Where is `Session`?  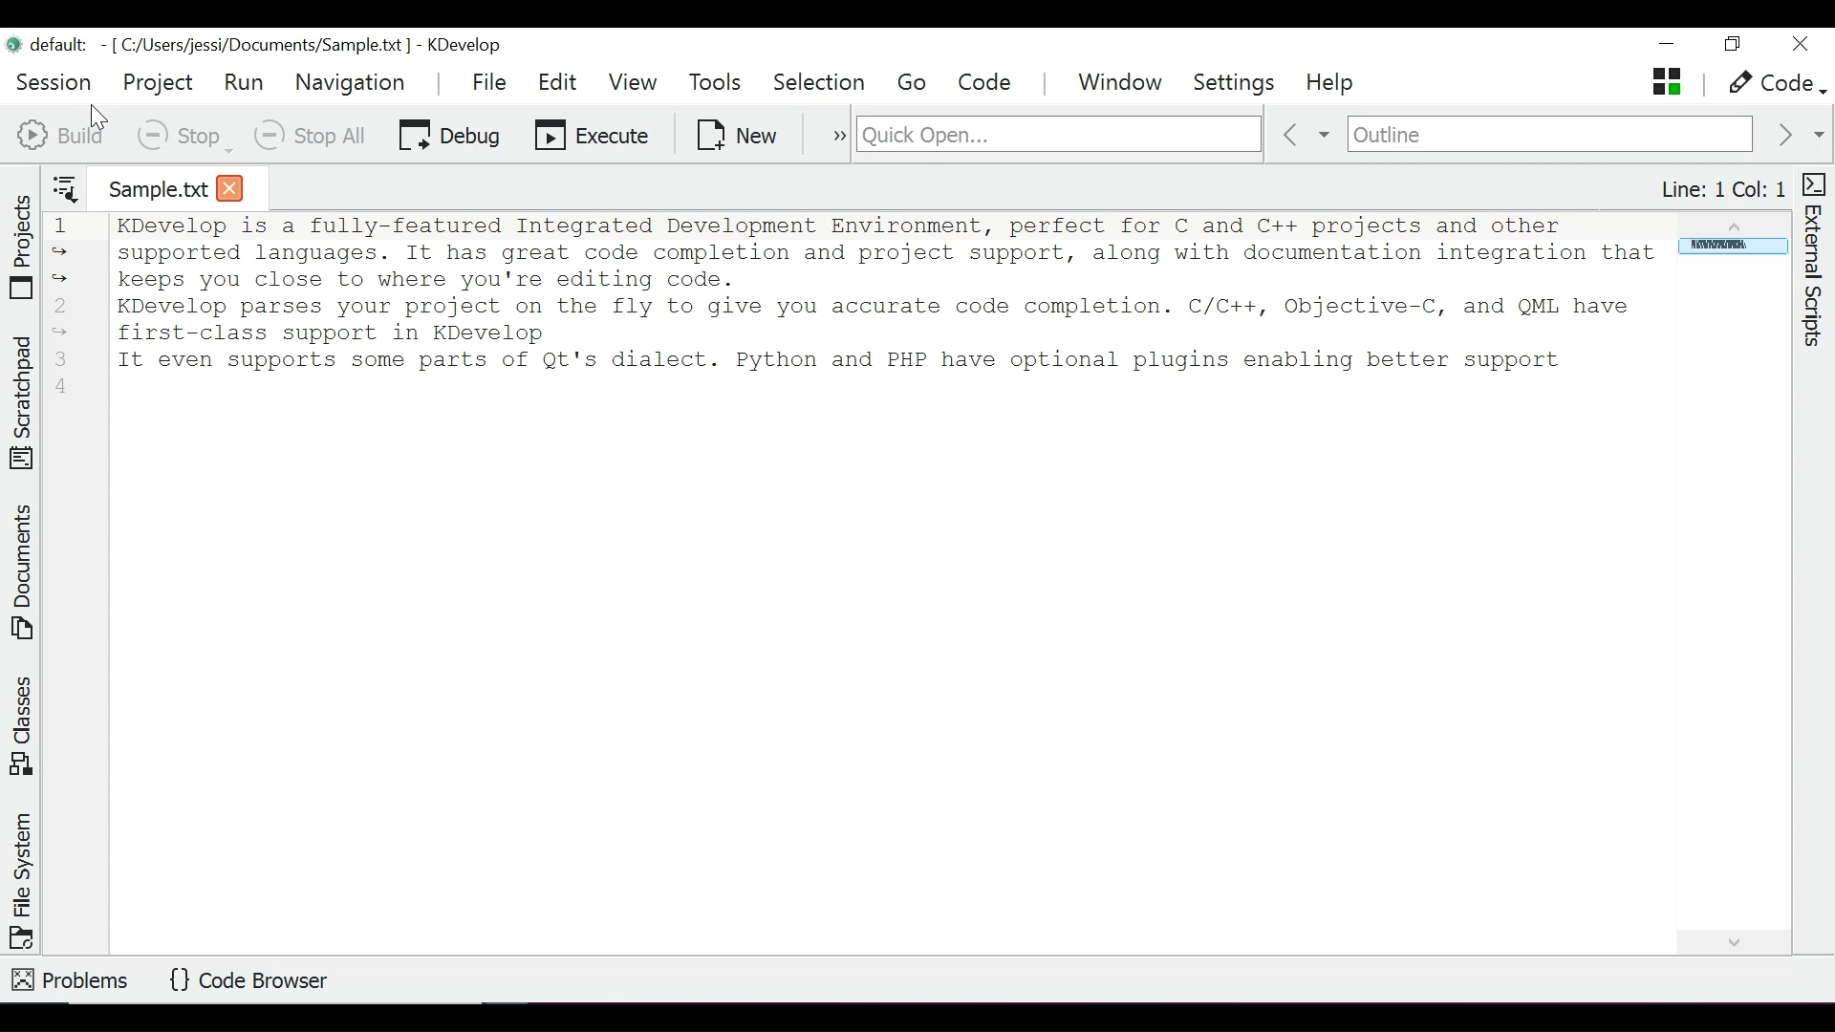 Session is located at coordinates (54, 81).